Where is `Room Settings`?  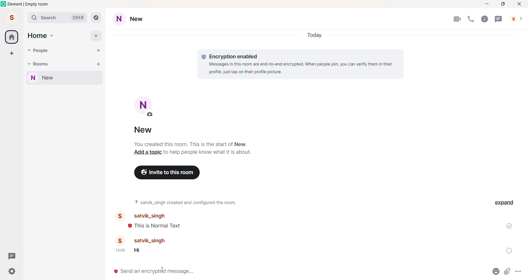
Room Settings is located at coordinates (134, 19).